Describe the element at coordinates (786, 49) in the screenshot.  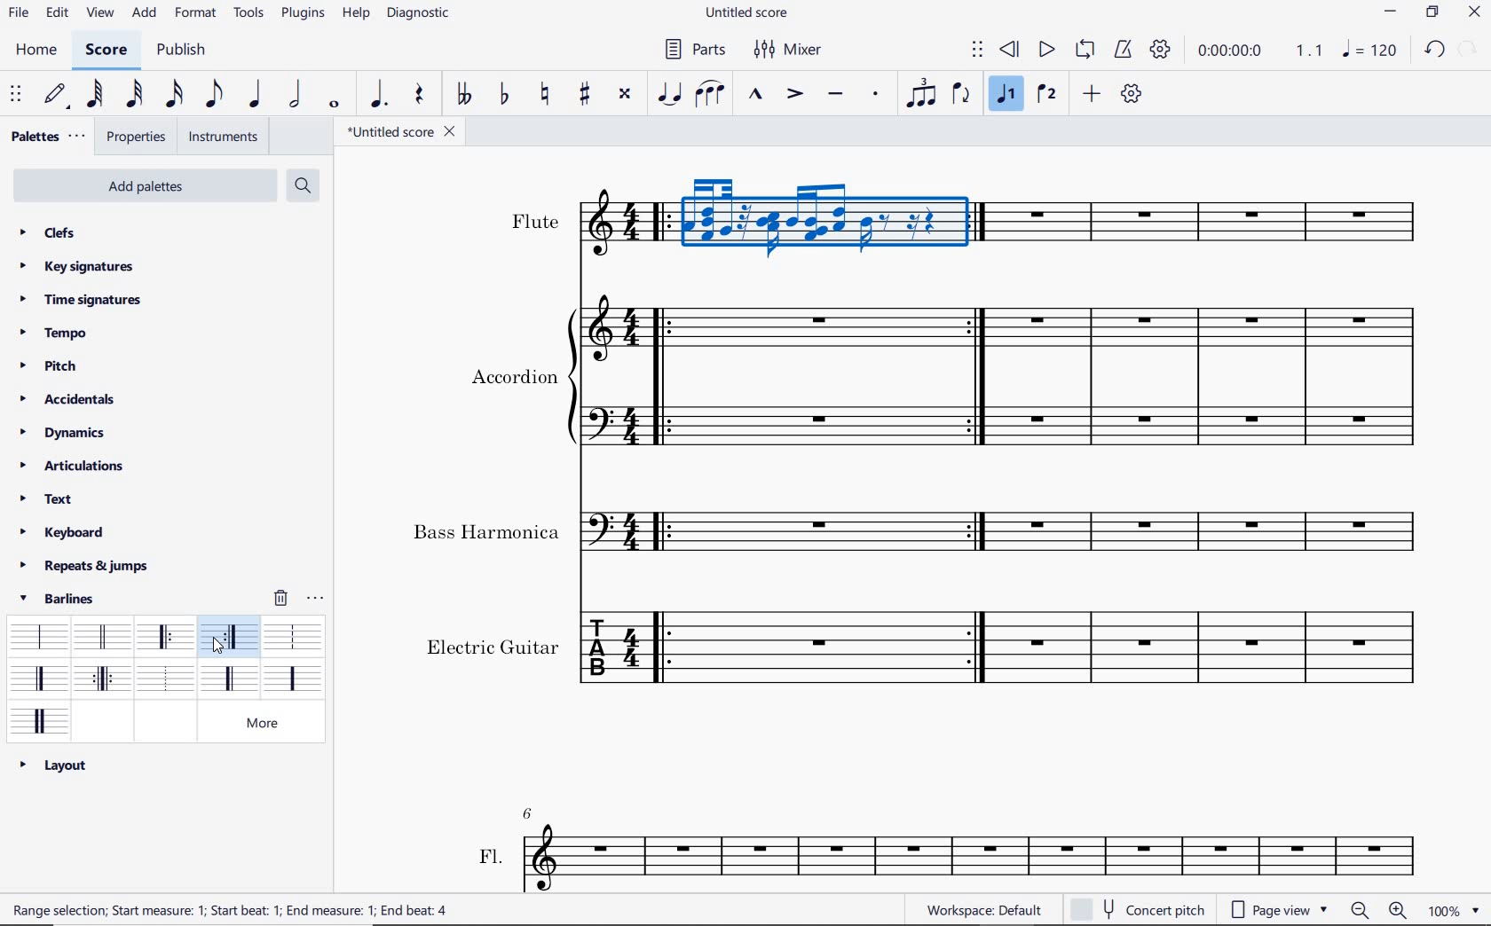
I see `MIXER` at that location.